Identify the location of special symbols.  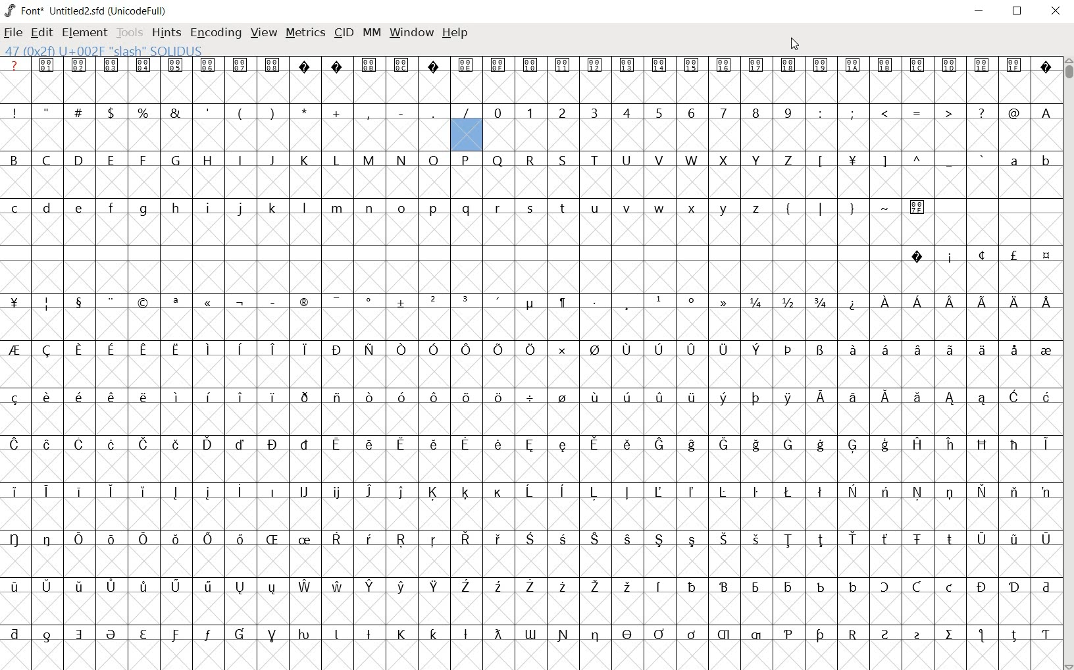
(975, 255).